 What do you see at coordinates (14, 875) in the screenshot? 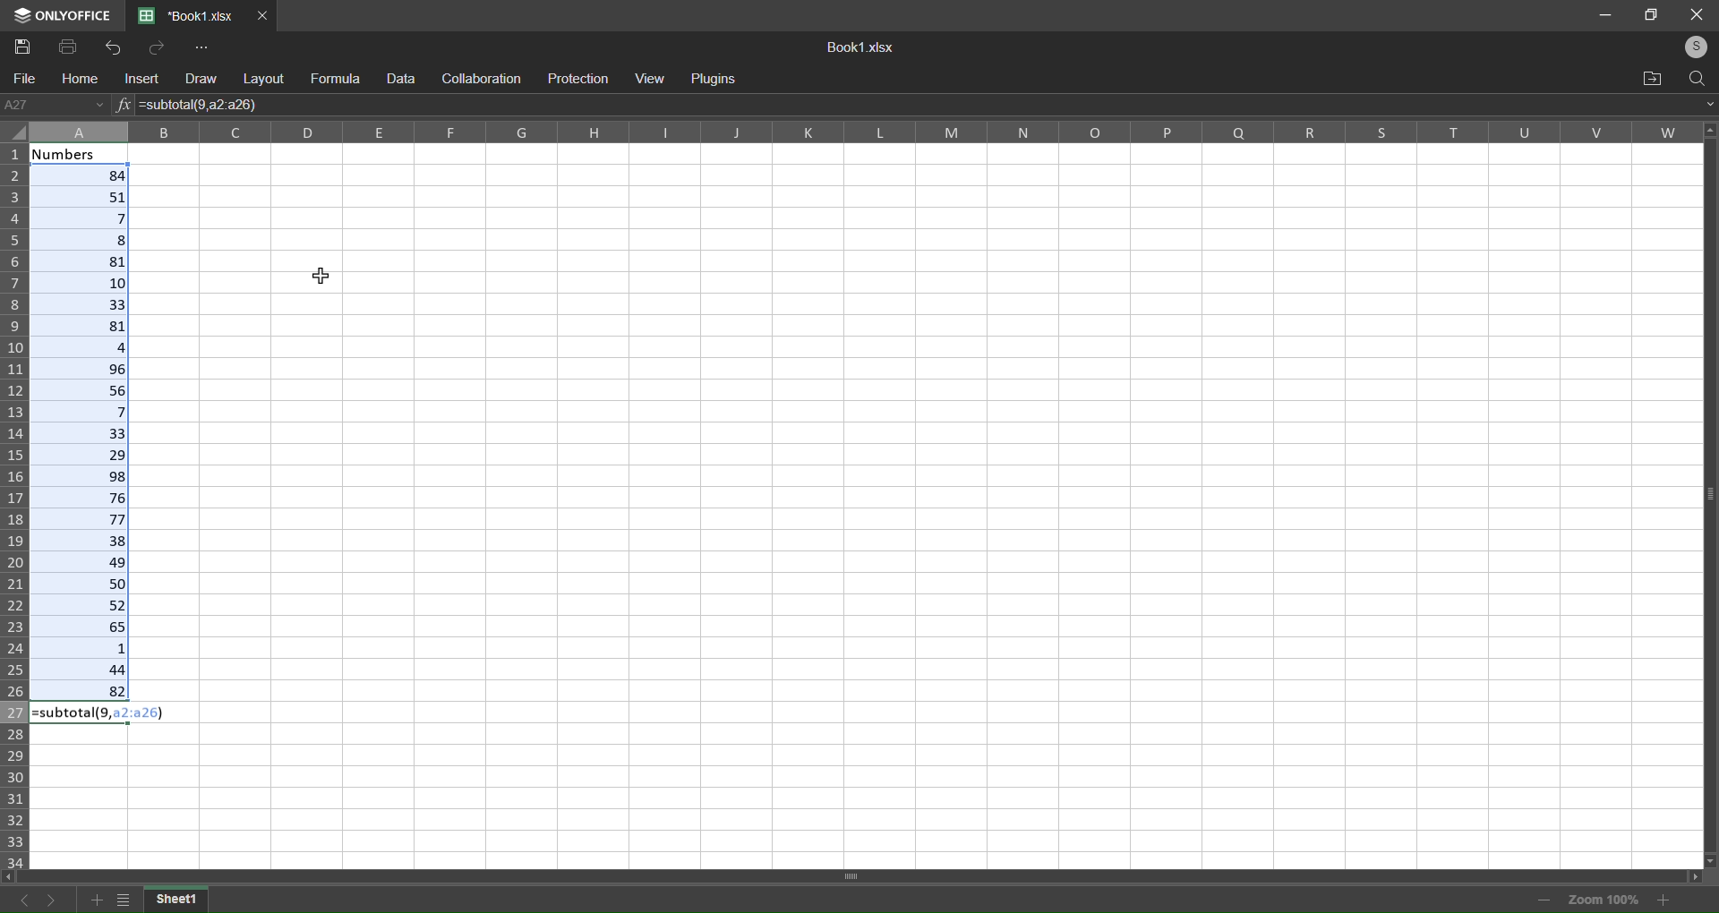
I see `move left` at bounding box center [14, 875].